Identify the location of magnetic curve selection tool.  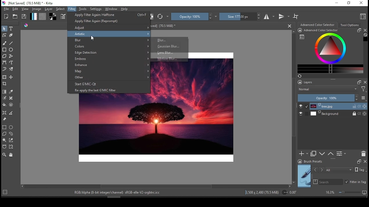
(12, 147).